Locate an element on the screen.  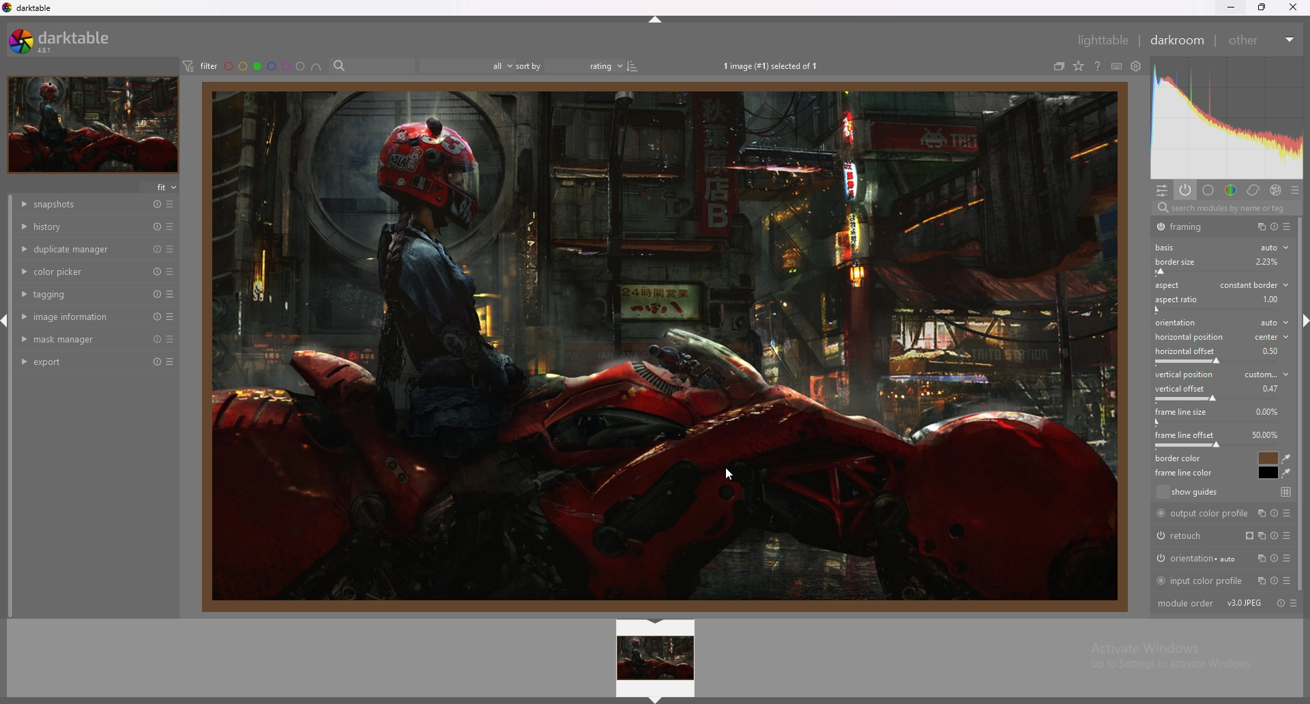
presets is located at coordinates (1294, 188).